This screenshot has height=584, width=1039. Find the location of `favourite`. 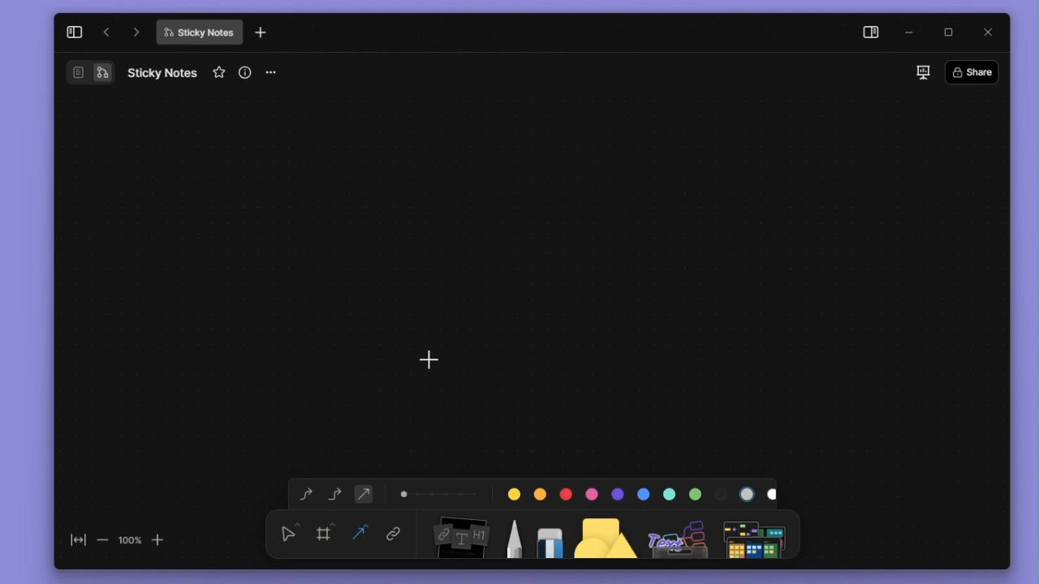

favourite is located at coordinates (221, 73).